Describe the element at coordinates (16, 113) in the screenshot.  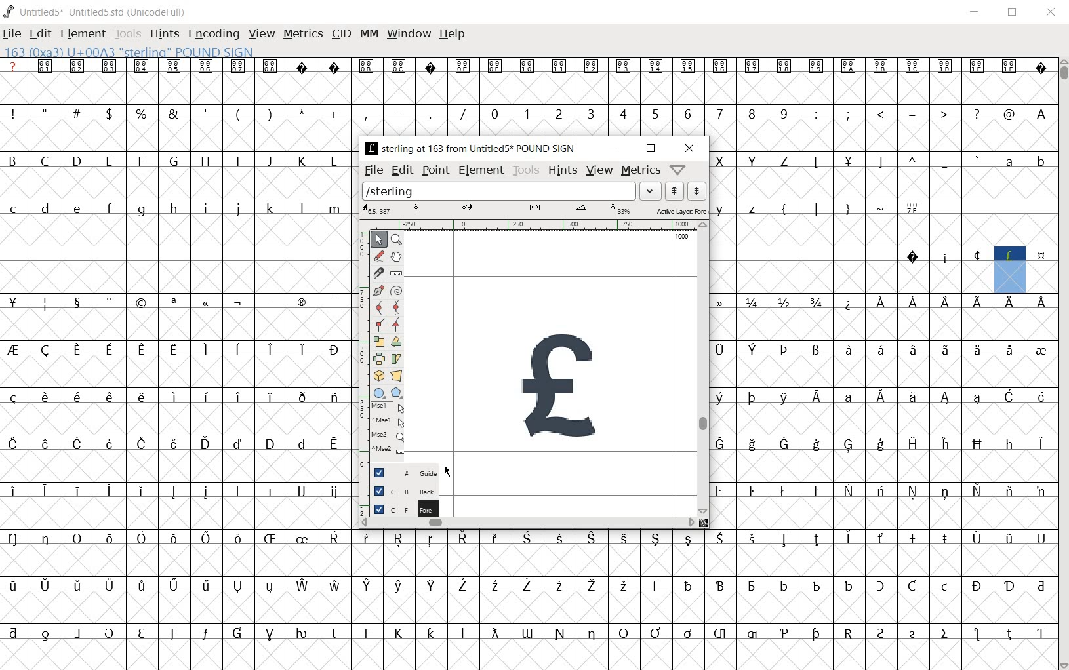
I see `!` at that location.